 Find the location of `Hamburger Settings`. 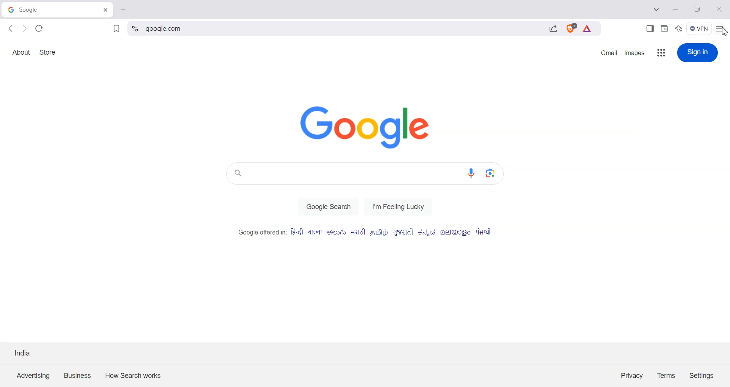

Hamburger Settings is located at coordinates (721, 28).